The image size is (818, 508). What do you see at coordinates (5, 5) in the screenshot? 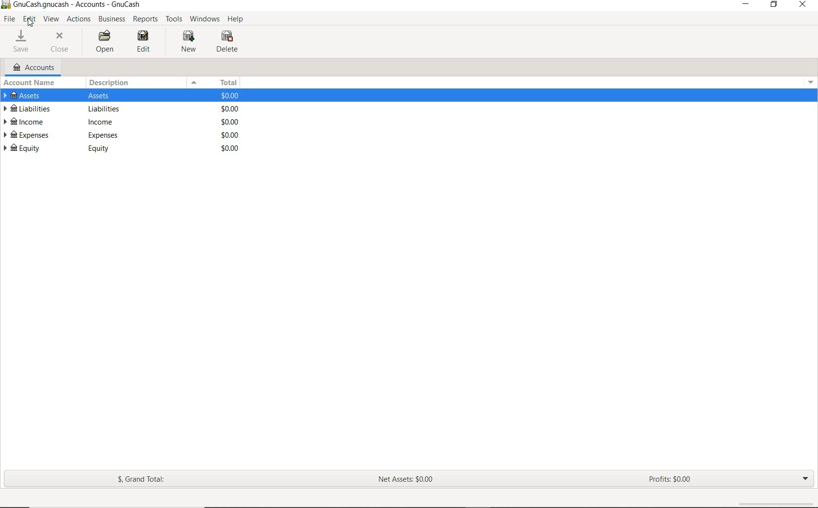
I see `SYSTEM NAME` at bounding box center [5, 5].